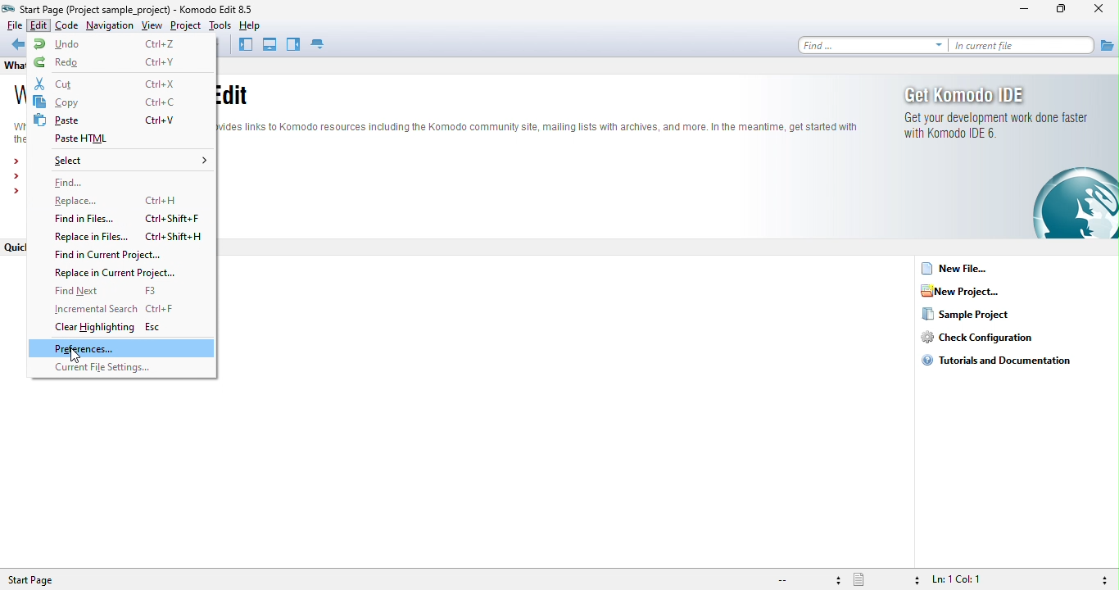  What do you see at coordinates (1006, 360) in the screenshot?
I see `tutorials and documentation` at bounding box center [1006, 360].